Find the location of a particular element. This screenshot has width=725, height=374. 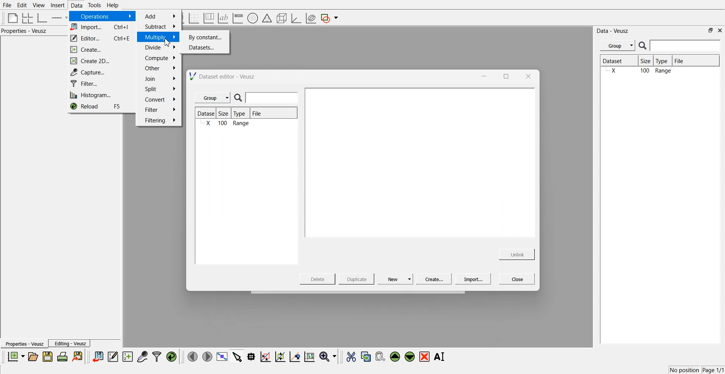

Create... is located at coordinates (99, 50).